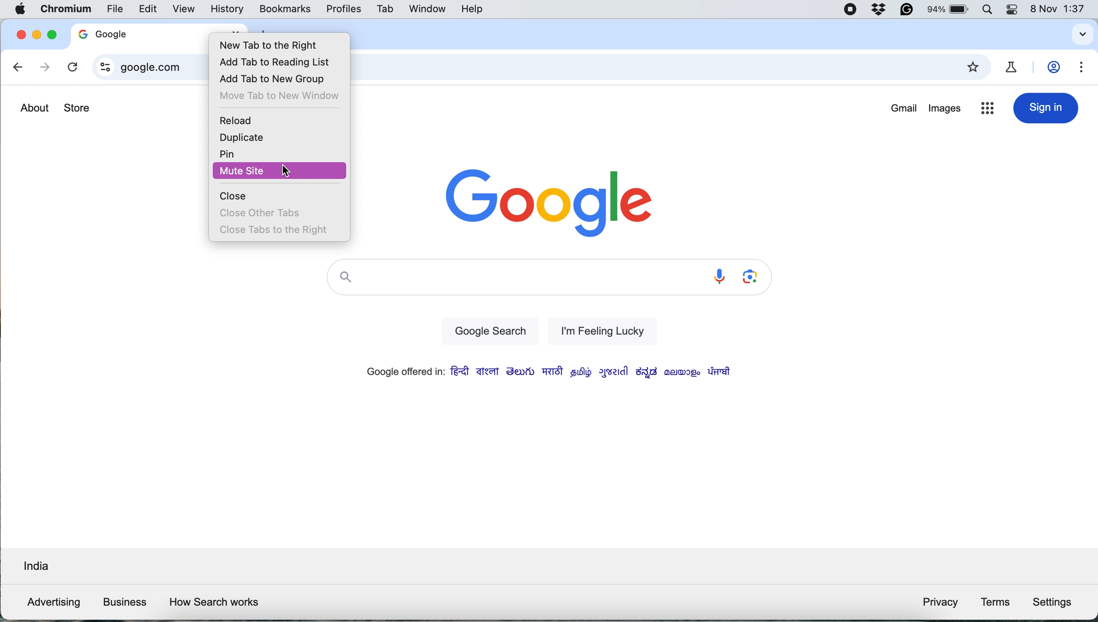  Describe the element at coordinates (906, 11) in the screenshot. I see `grammarly` at that location.